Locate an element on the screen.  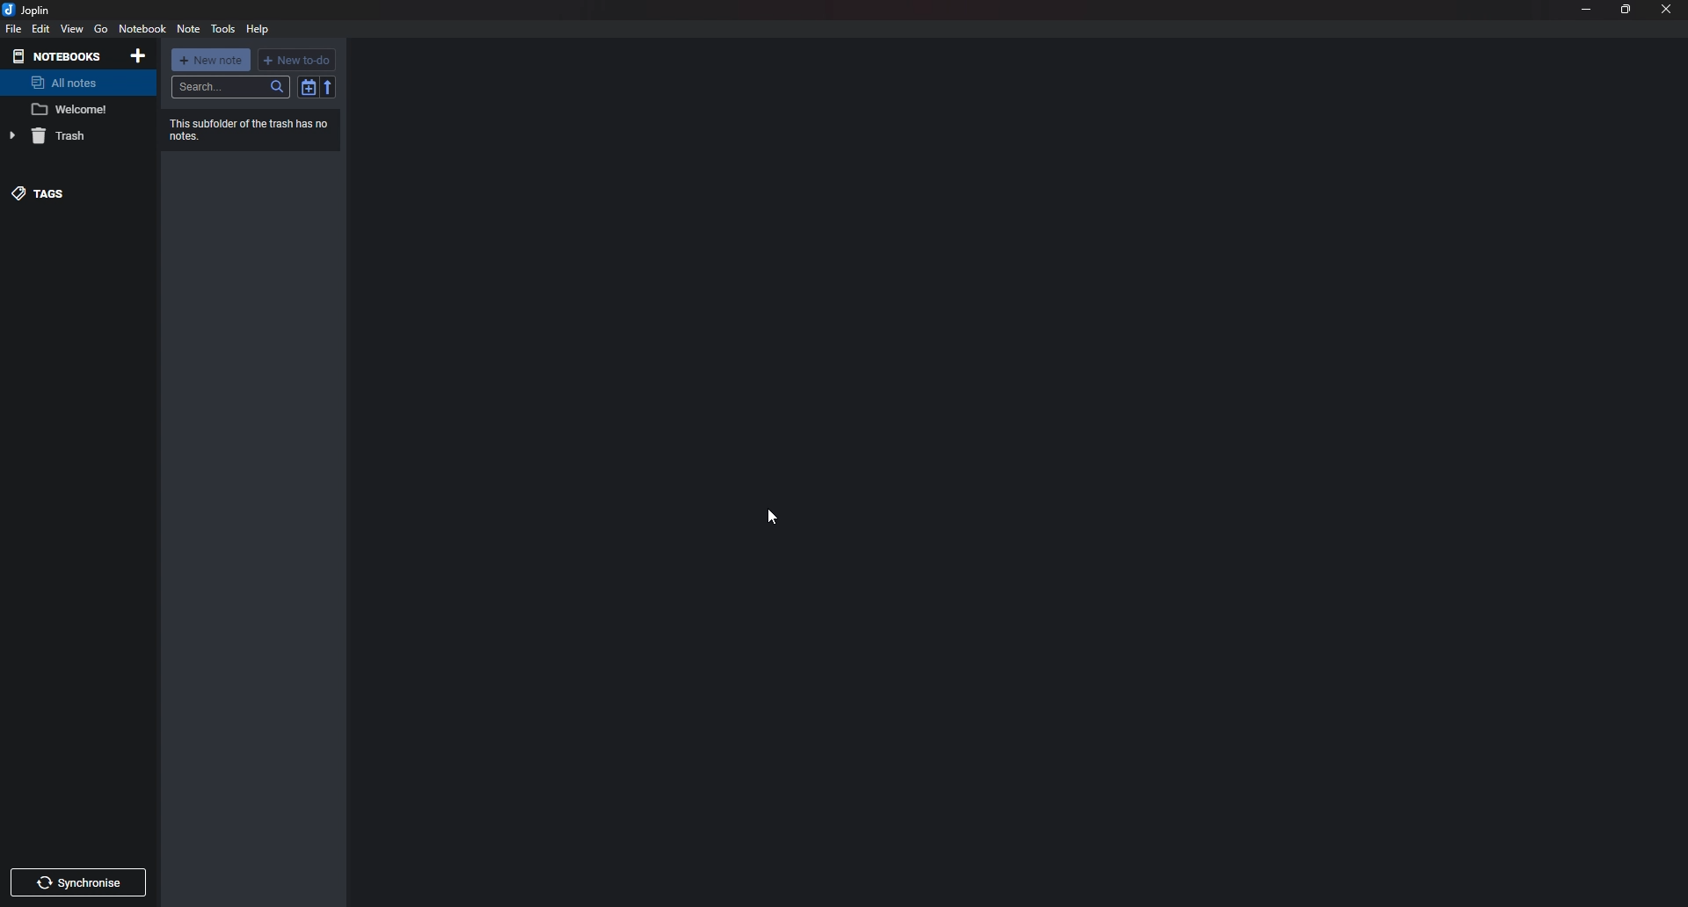
info is located at coordinates (253, 128).